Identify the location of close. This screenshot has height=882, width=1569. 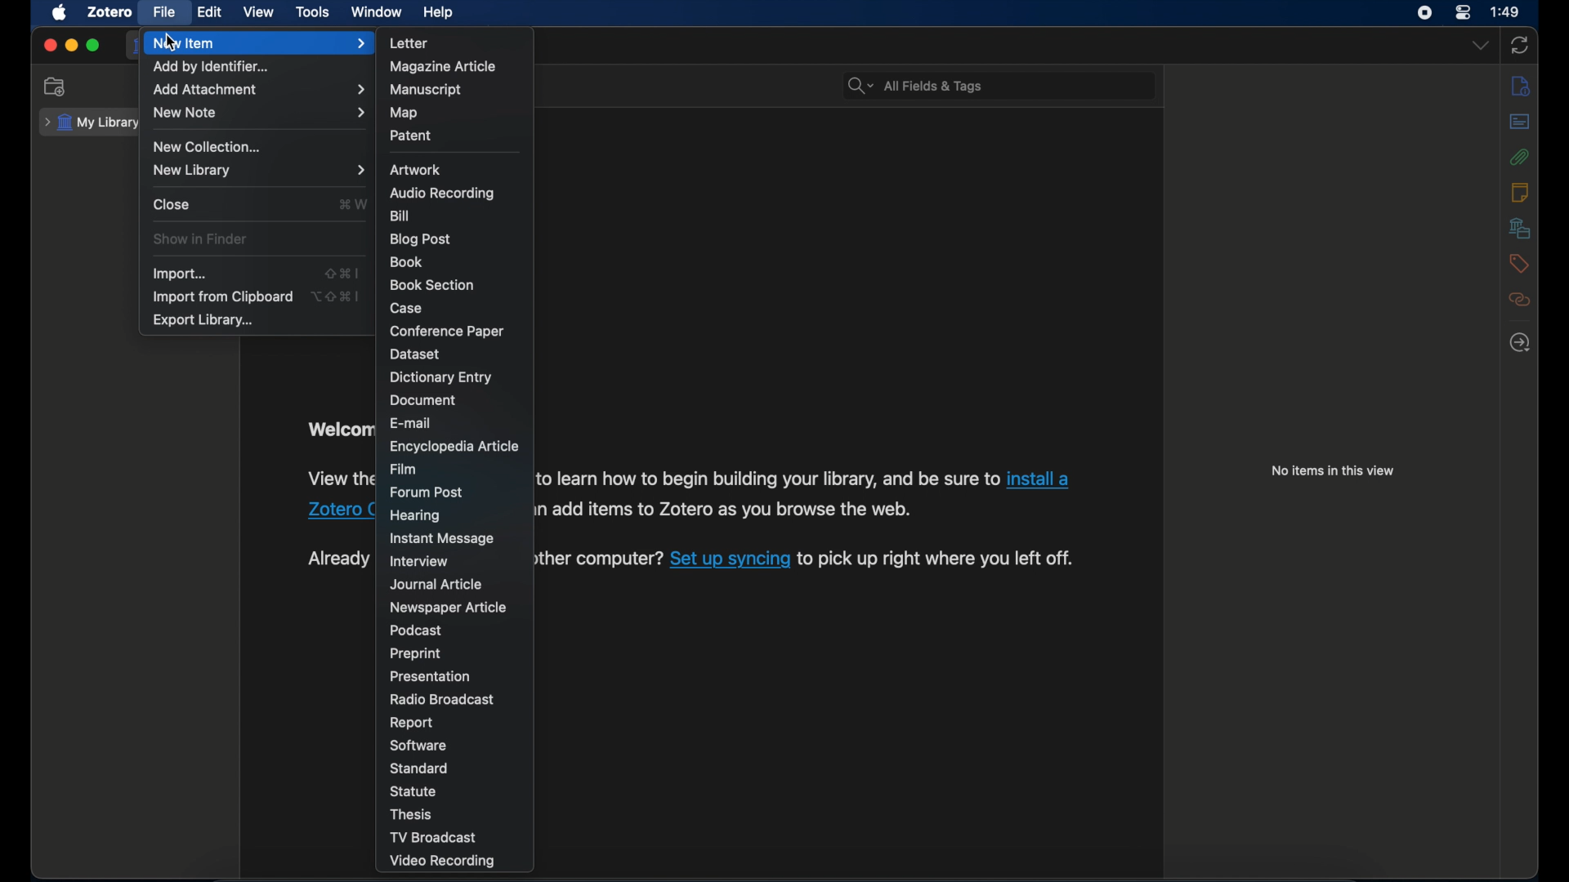
(49, 45).